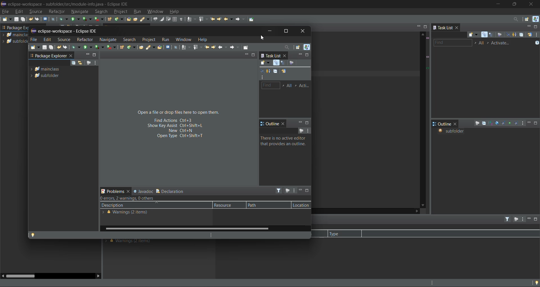 The height and width of the screenshot is (287, 540). What do you see at coordinates (283, 142) in the screenshot?
I see `information` at bounding box center [283, 142].